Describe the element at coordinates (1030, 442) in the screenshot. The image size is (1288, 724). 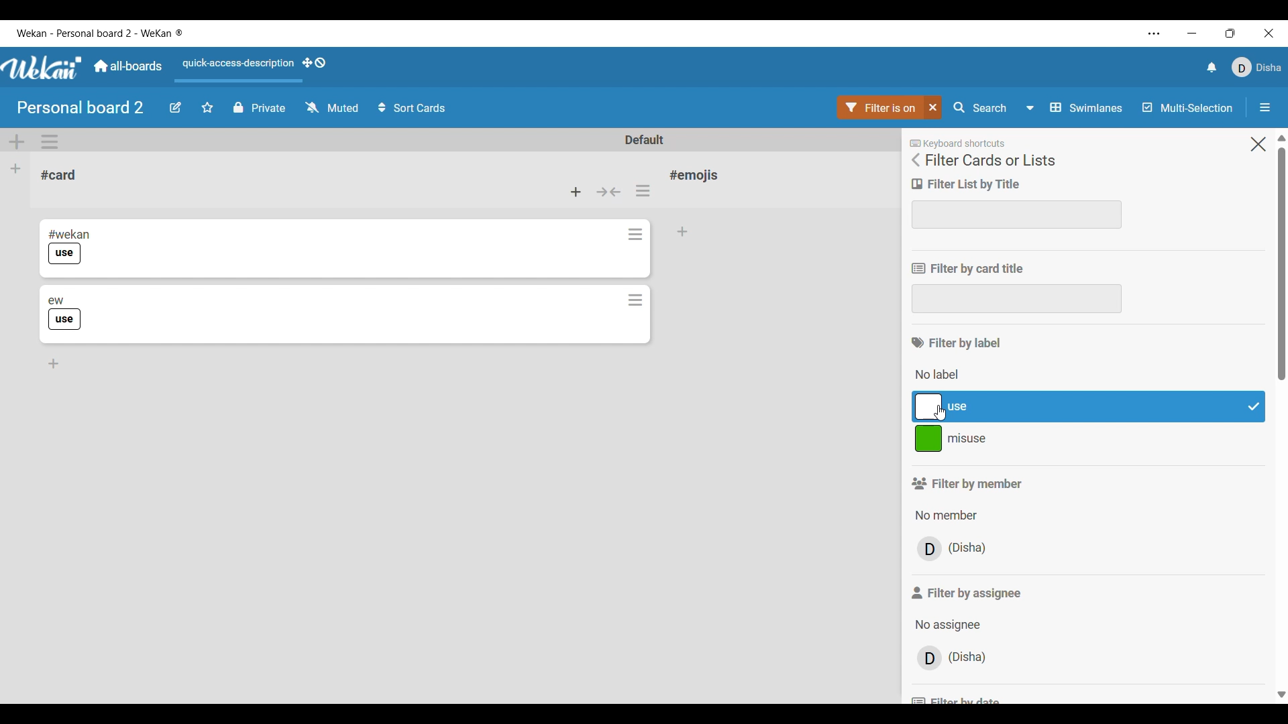
I see `misuse` at that location.